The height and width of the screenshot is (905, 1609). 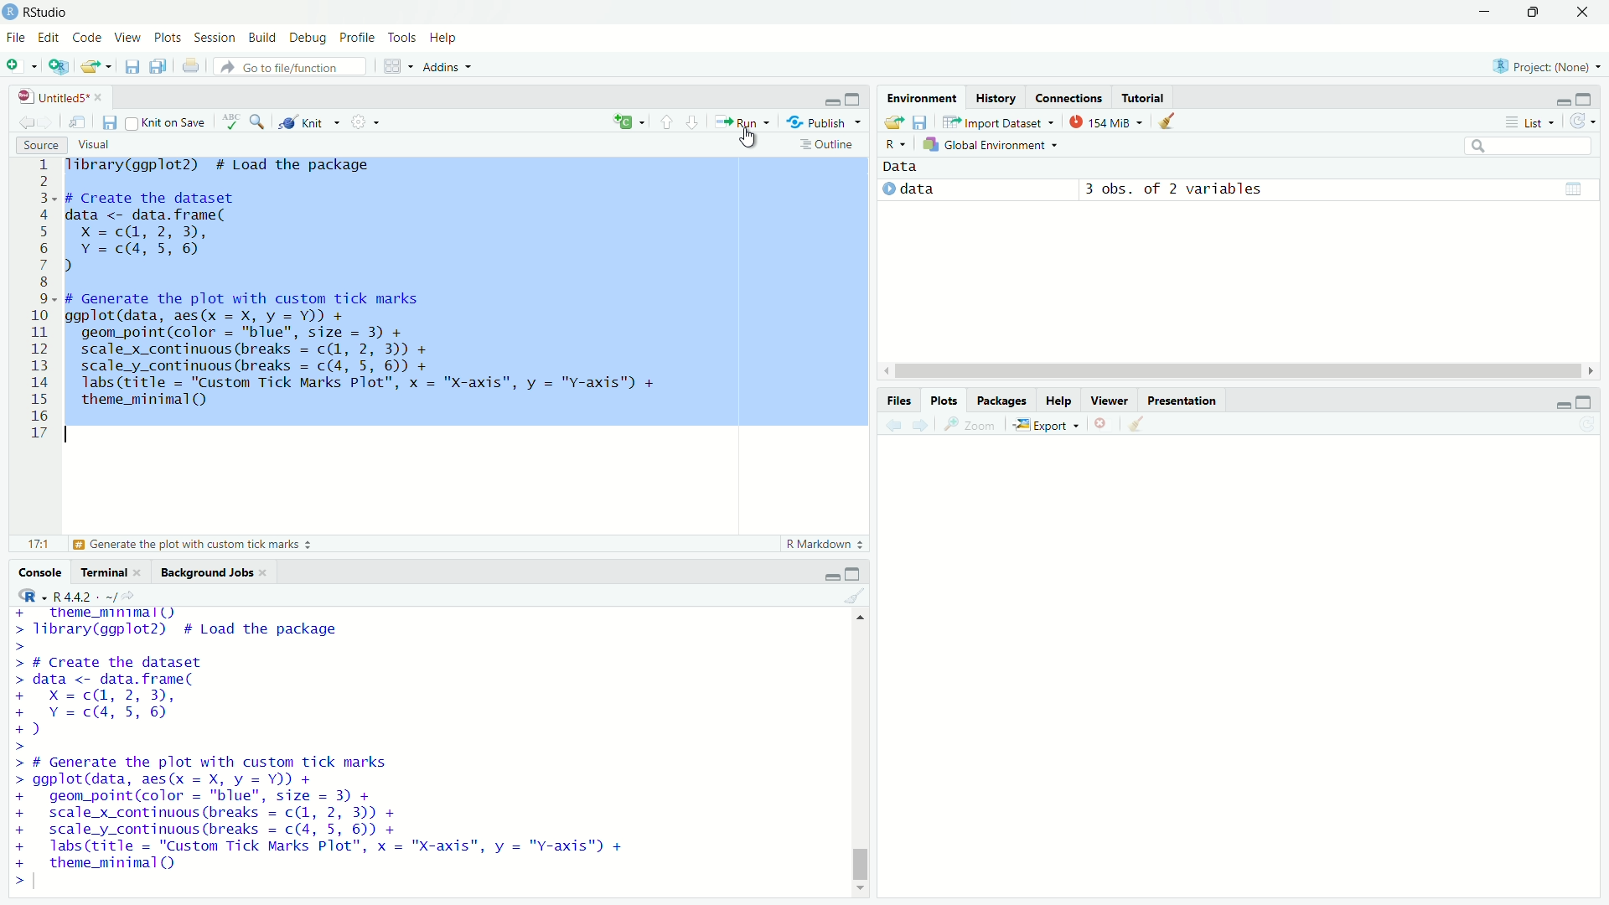 I want to click on help, so click(x=447, y=37).